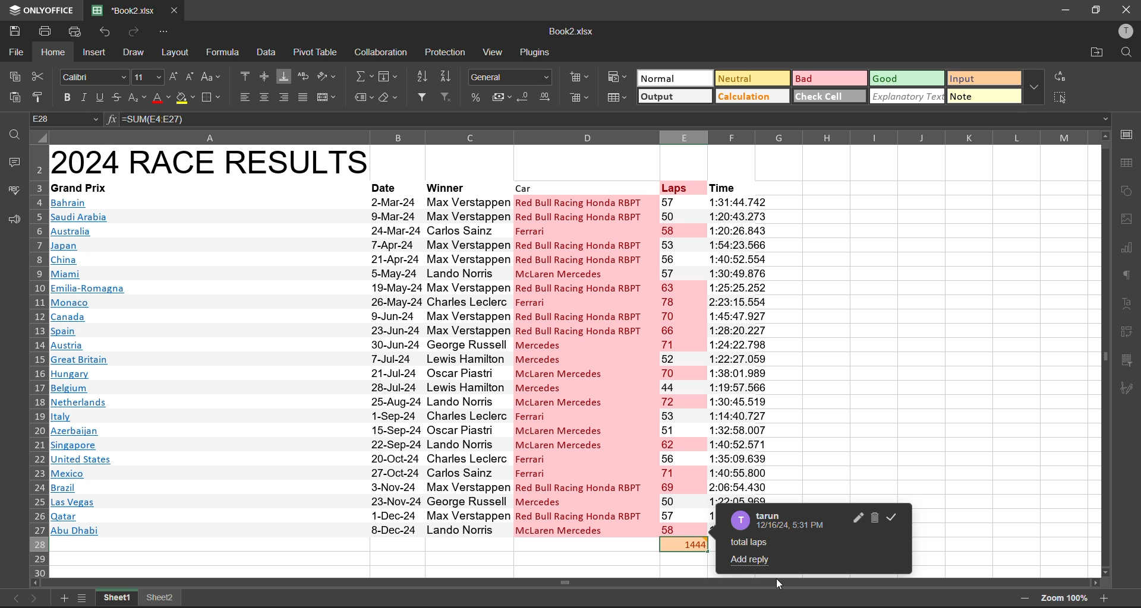 The height and width of the screenshot is (608, 1141). I want to click on scrollbar, so click(570, 582).